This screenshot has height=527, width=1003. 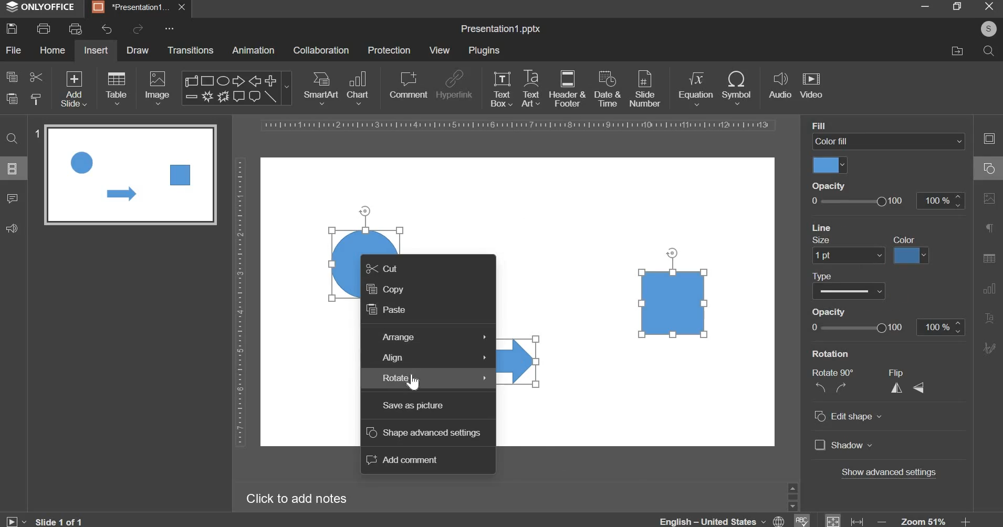 I want to click on fit to screen, so click(x=833, y=520).